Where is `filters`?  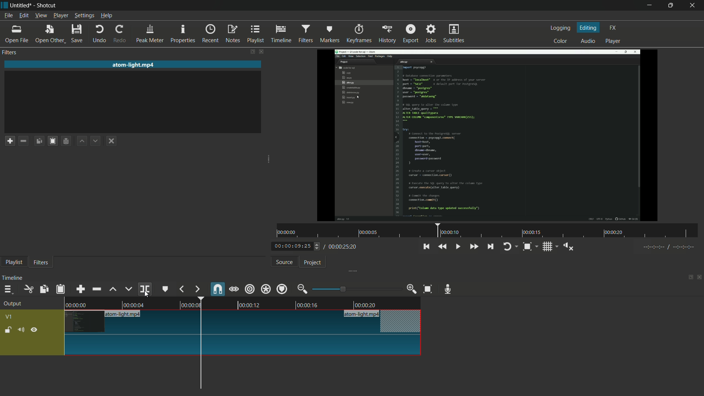 filters is located at coordinates (11, 53).